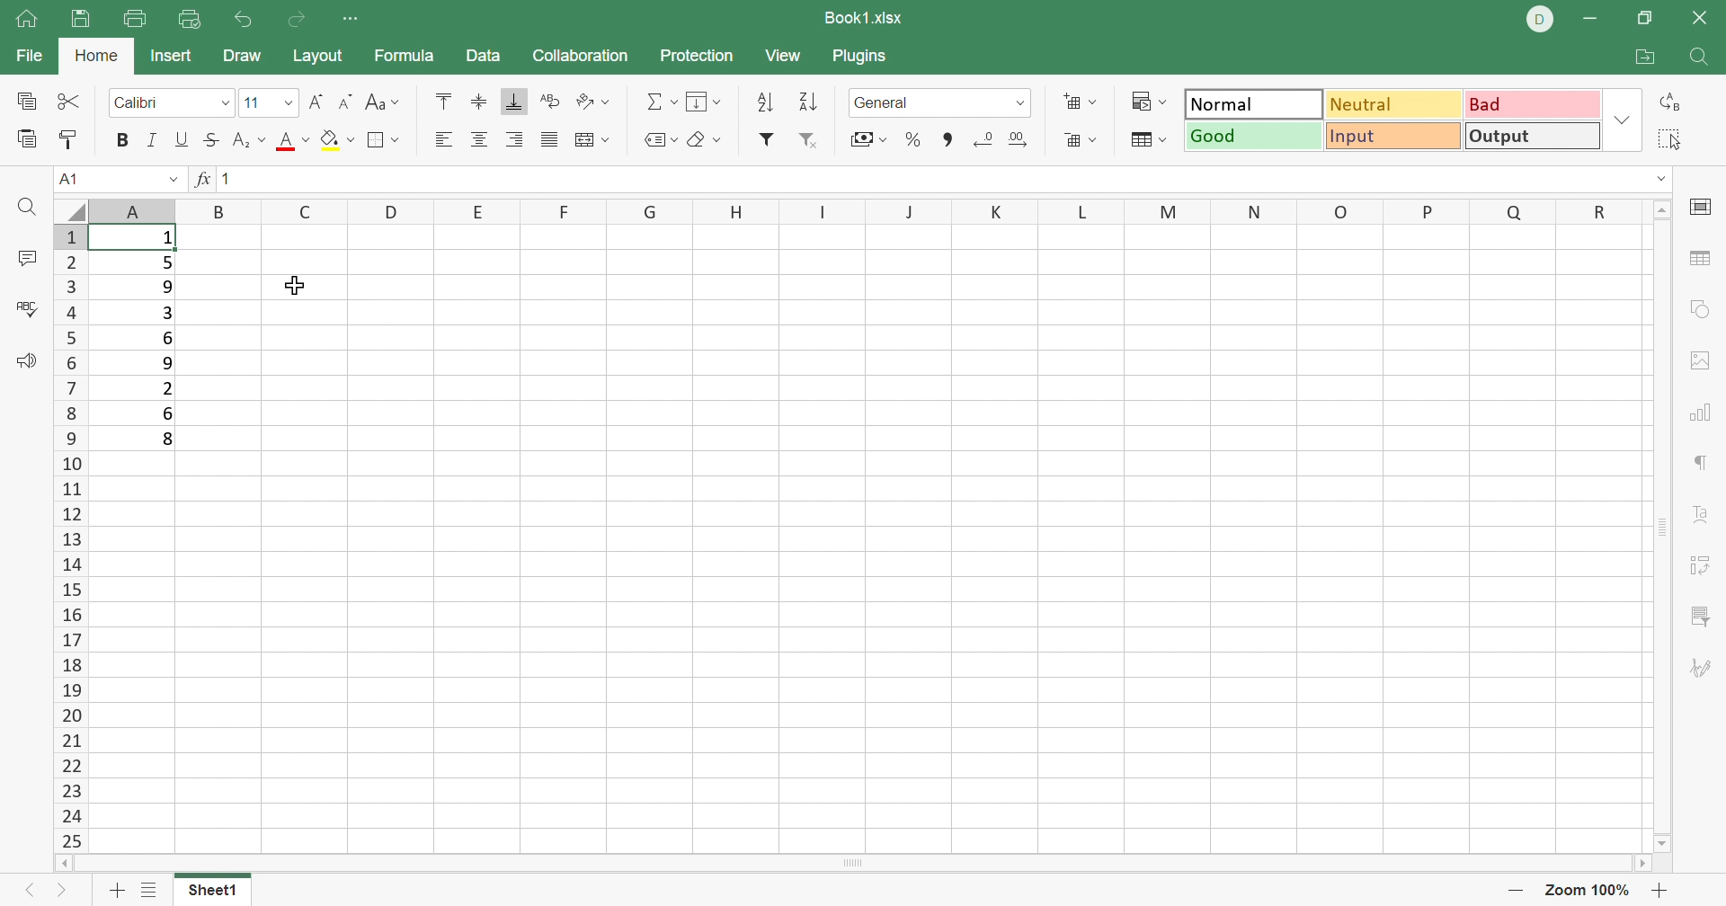 The height and width of the screenshot is (906, 1726). What do you see at coordinates (1696, 514) in the screenshot?
I see `Text  Art settings` at bounding box center [1696, 514].